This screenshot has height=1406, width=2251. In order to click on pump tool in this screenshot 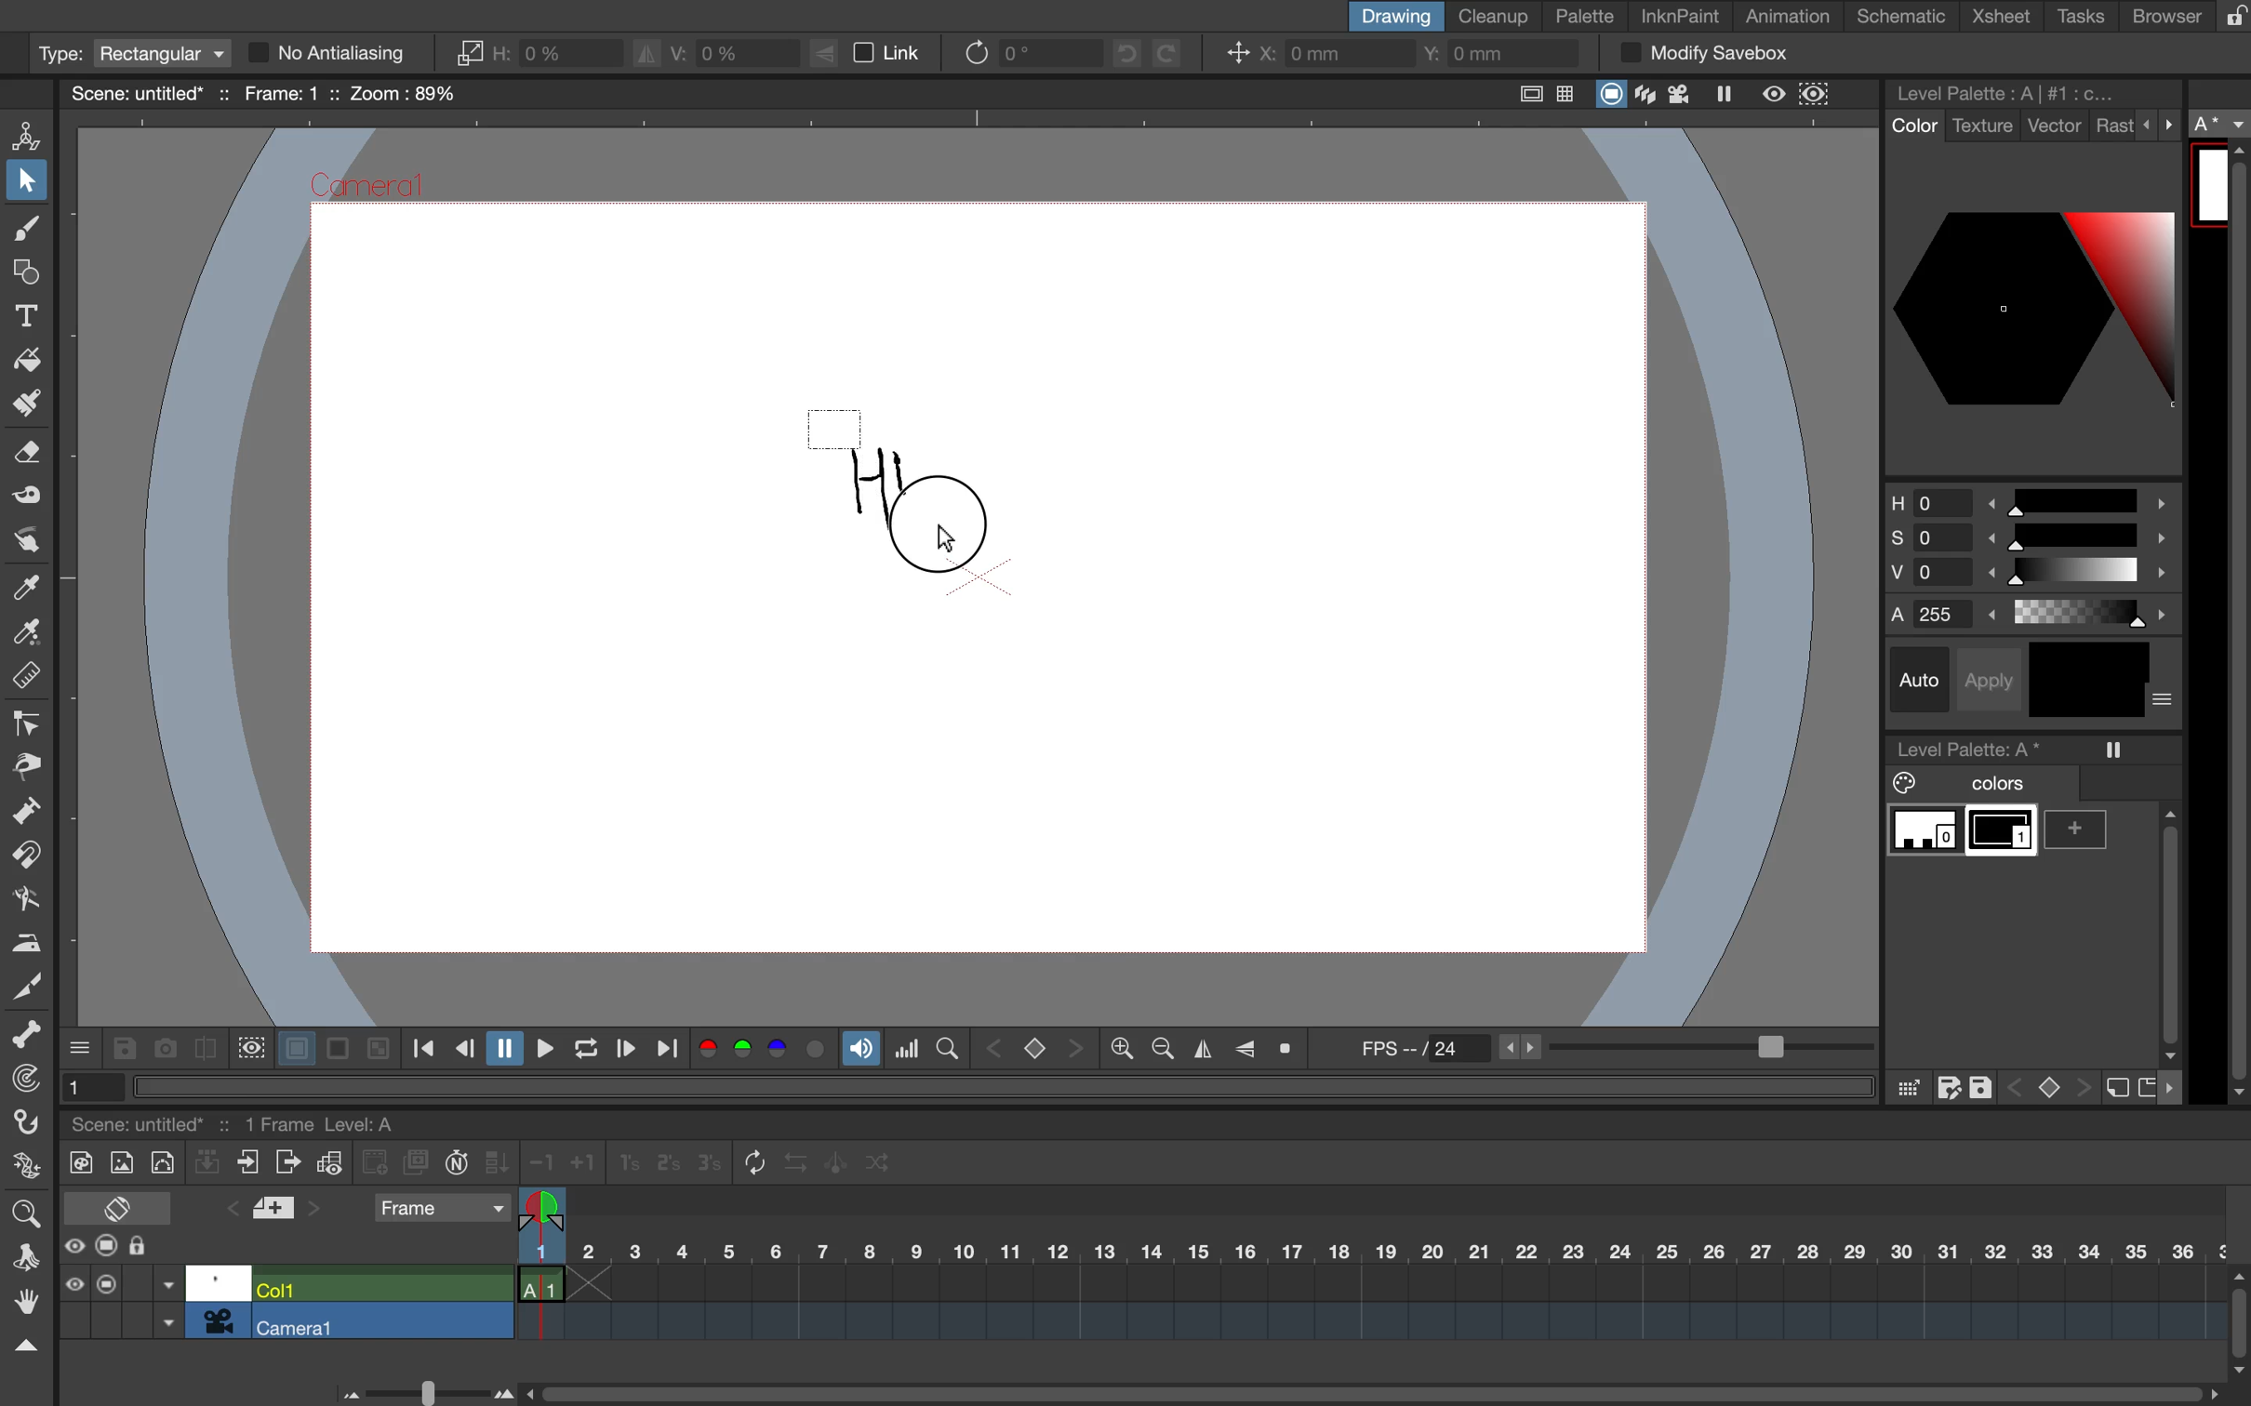, I will do `click(30, 814)`.